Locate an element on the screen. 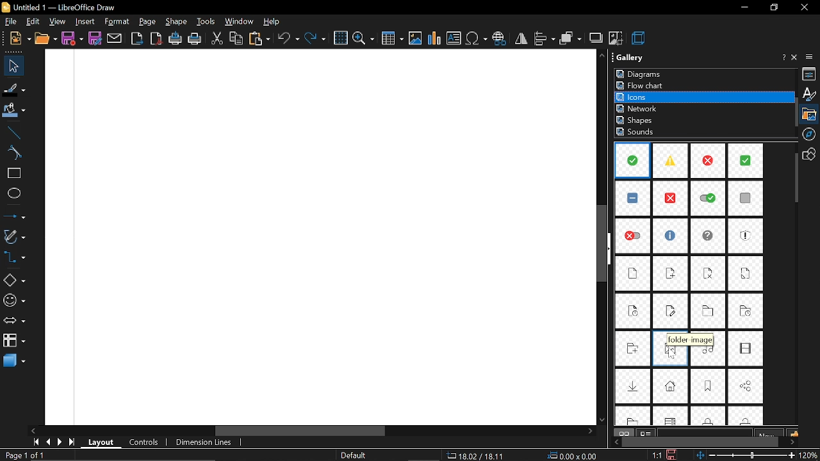 This screenshot has width=820, height=461. go to first page is located at coordinates (34, 442).